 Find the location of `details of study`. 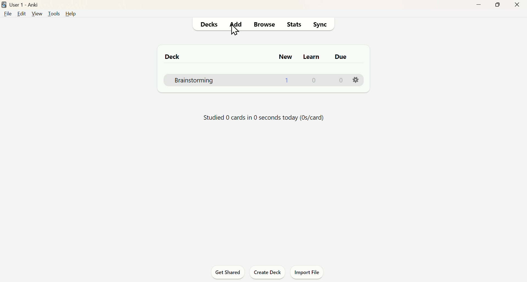

details of study is located at coordinates (257, 118).